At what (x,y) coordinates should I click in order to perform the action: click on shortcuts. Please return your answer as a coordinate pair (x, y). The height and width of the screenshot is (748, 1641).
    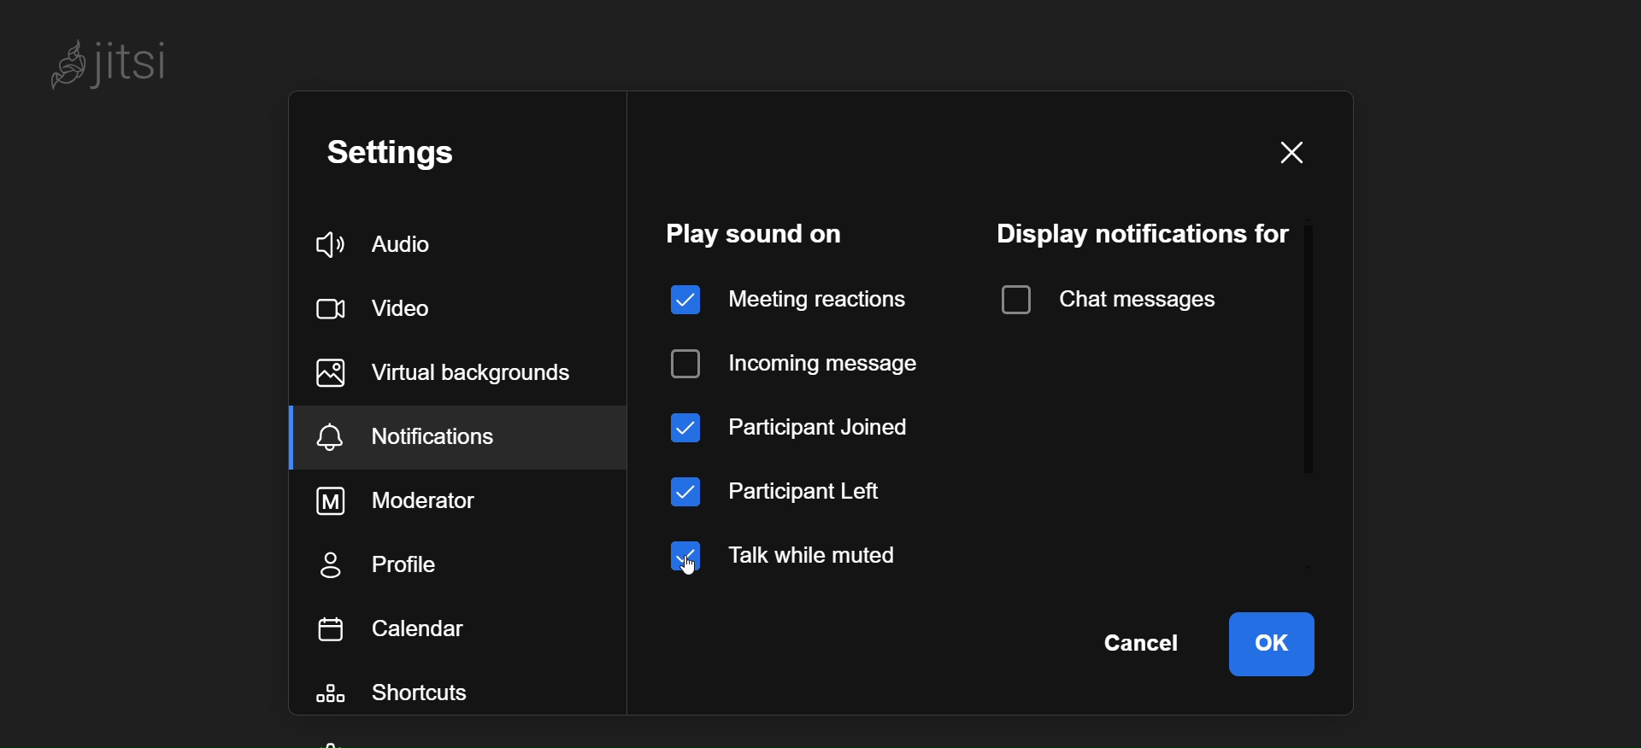
    Looking at the image, I should click on (400, 690).